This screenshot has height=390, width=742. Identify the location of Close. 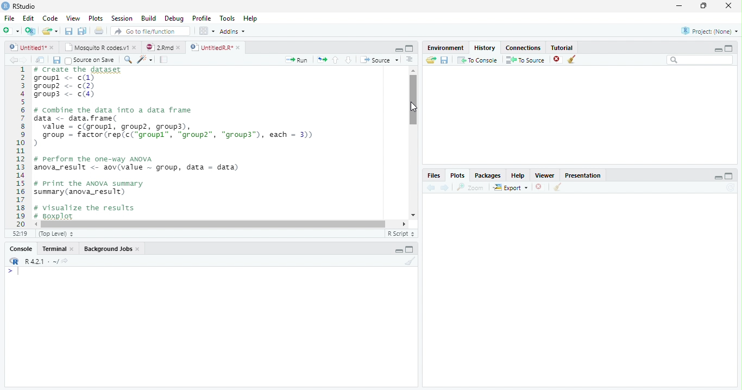
(727, 7).